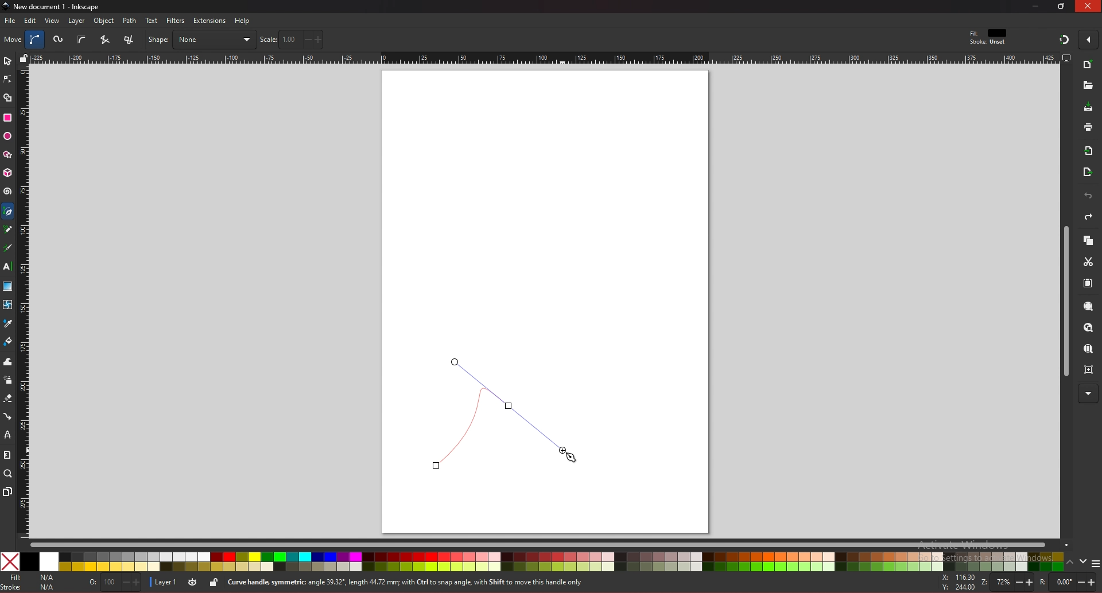  I want to click on text, so click(152, 21).